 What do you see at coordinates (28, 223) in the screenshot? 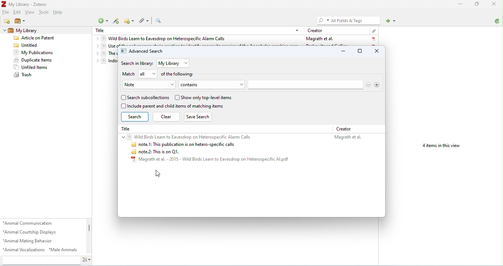
I see `animal communication` at bounding box center [28, 223].